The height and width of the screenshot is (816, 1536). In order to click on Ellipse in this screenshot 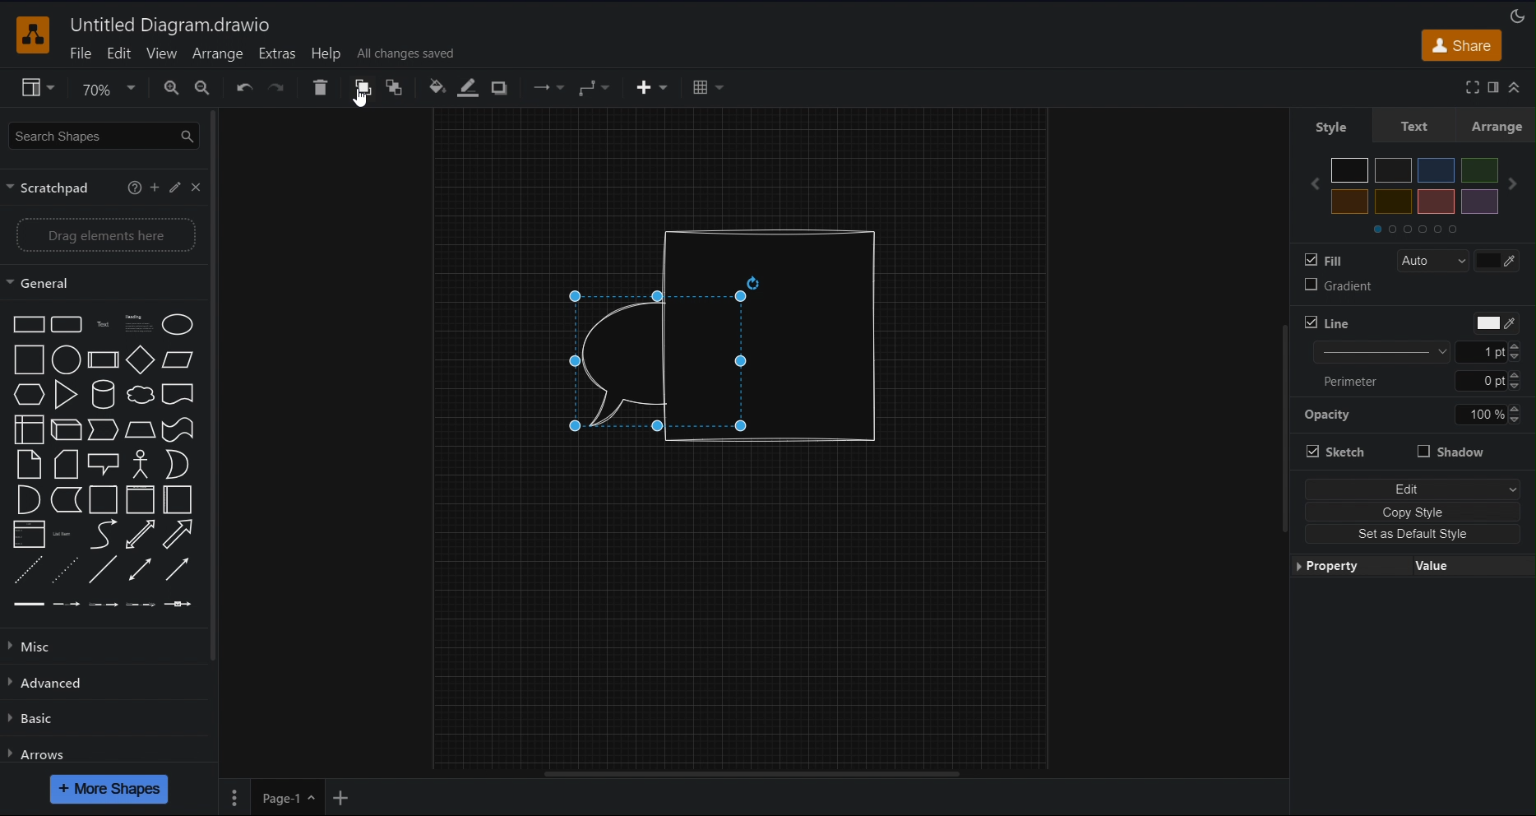, I will do `click(178, 325)`.